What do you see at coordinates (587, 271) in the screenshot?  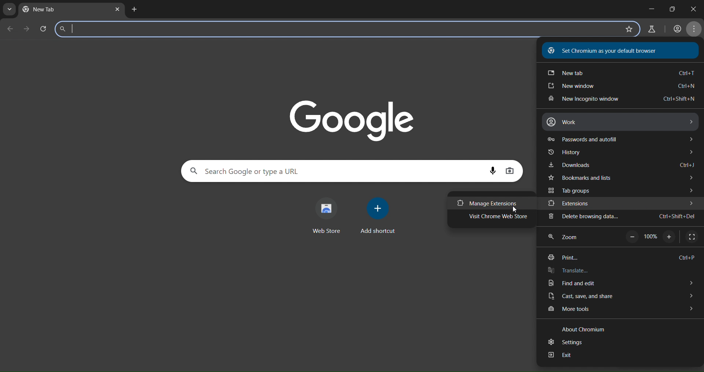 I see `translate` at bounding box center [587, 271].